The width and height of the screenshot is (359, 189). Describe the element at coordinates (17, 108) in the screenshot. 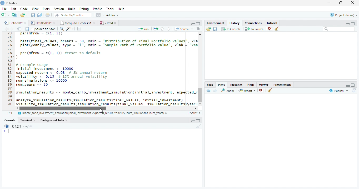

I see `Scroll Left` at that location.